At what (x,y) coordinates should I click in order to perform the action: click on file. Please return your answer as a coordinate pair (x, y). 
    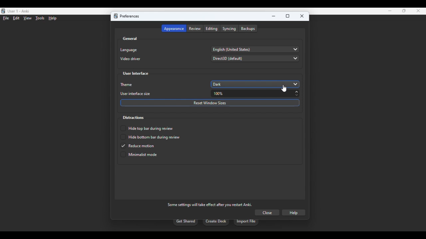
    Looking at the image, I should click on (6, 18).